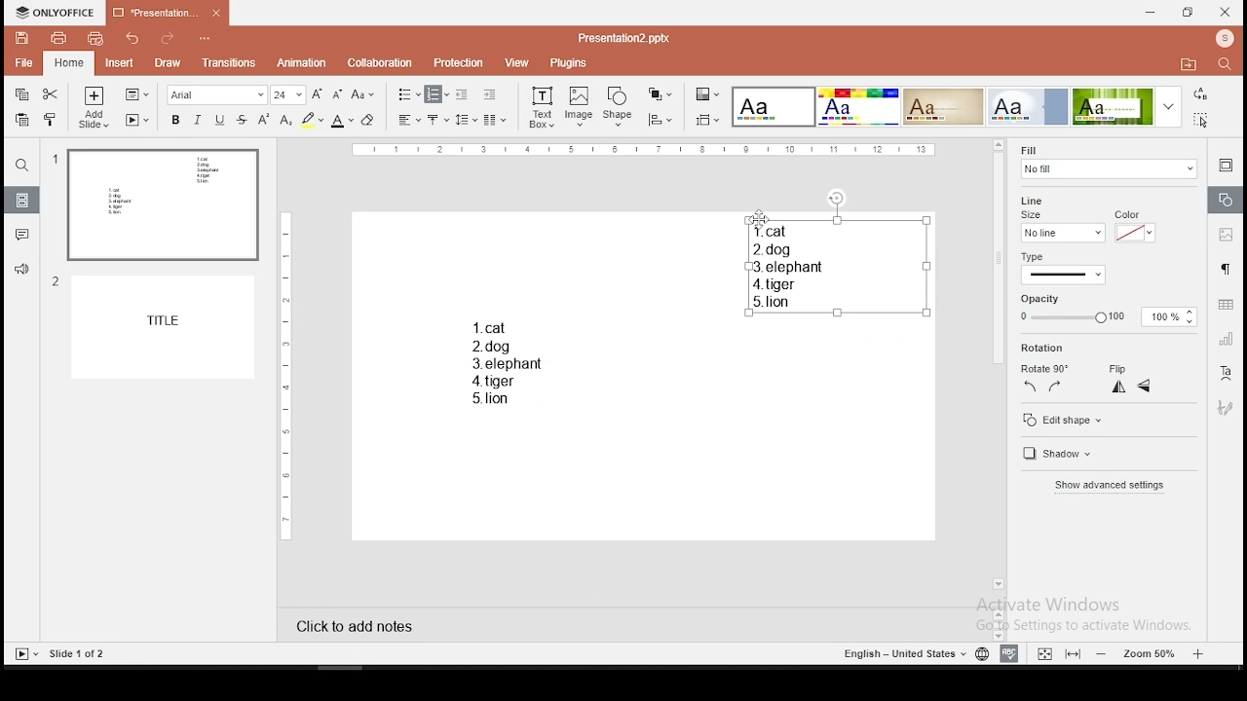 The width and height of the screenshot is (1247, 701). I want to click on icon, so click(1224, 40).